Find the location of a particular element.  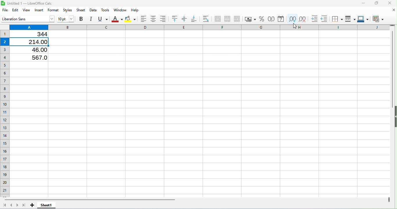

Scroll to next sheet is located at coordinates (18, 205).